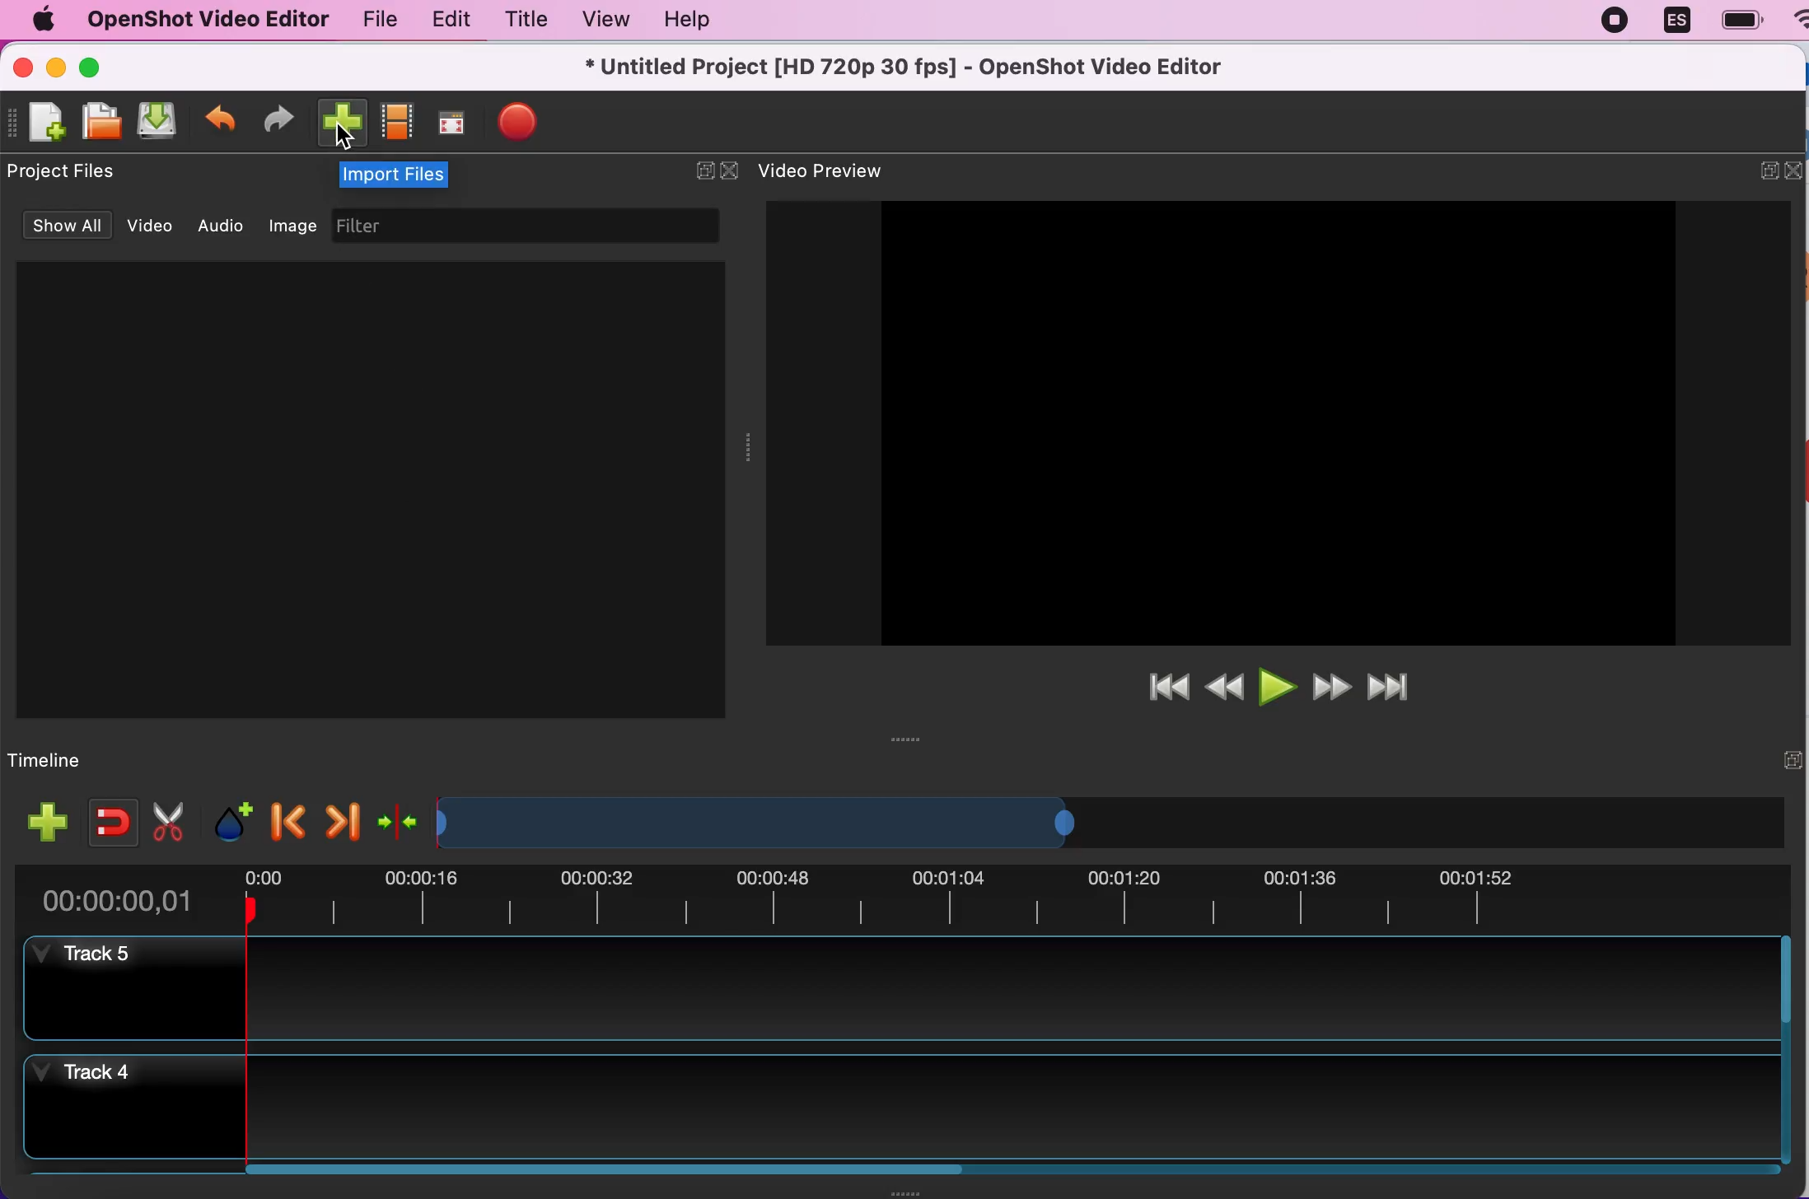 Image resolution: width=1809 pixels, height=1199 pixels. What do you see at coordinates (1262, 419) in the screenshot?
I see `video preview` at bounding box center [1262, 419].